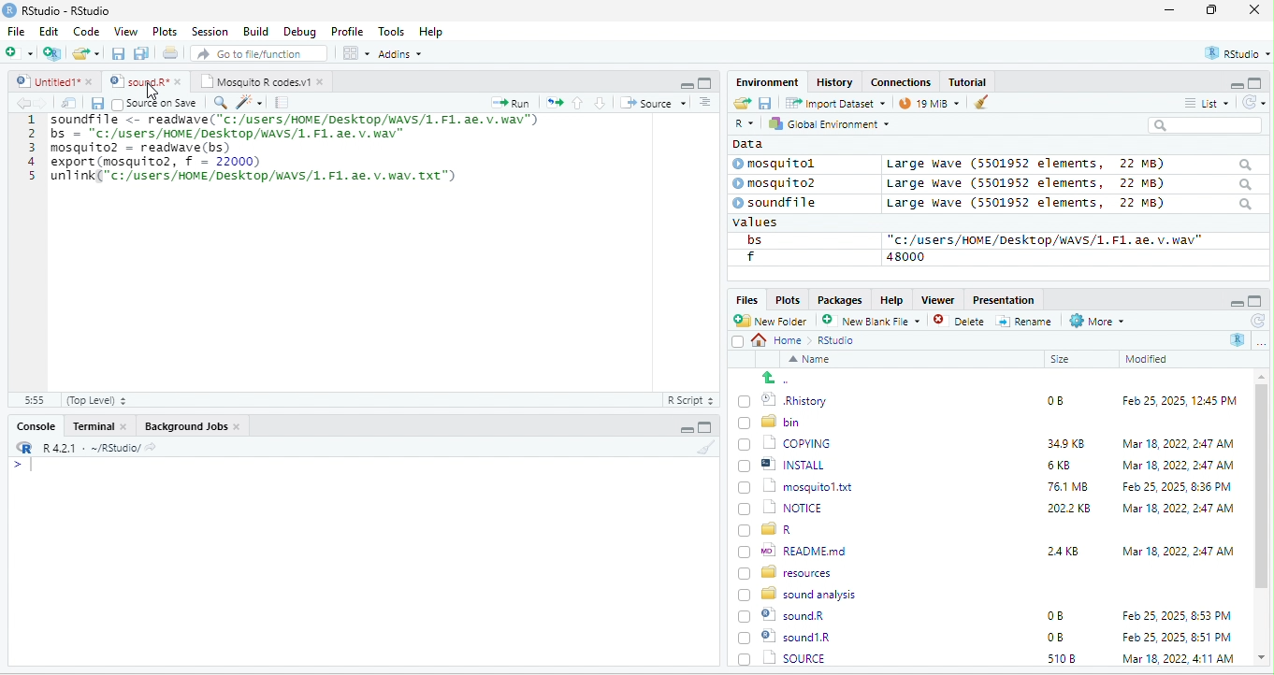 The width and height of the screenshot is (1274, 675). Describe the element at coordinates (704, 427) in the screenshot. I see `maximize` at that location.